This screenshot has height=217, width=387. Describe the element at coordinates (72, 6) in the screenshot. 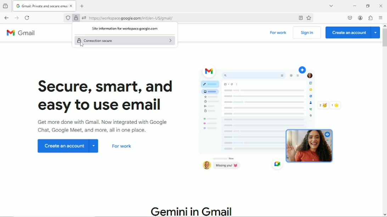

I see `close currrent tab` at that location.